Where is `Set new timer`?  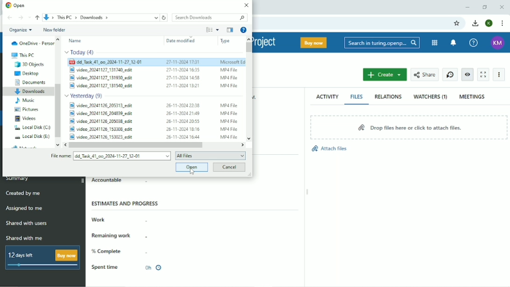 Set new timer is located at coordinates (449, 74).